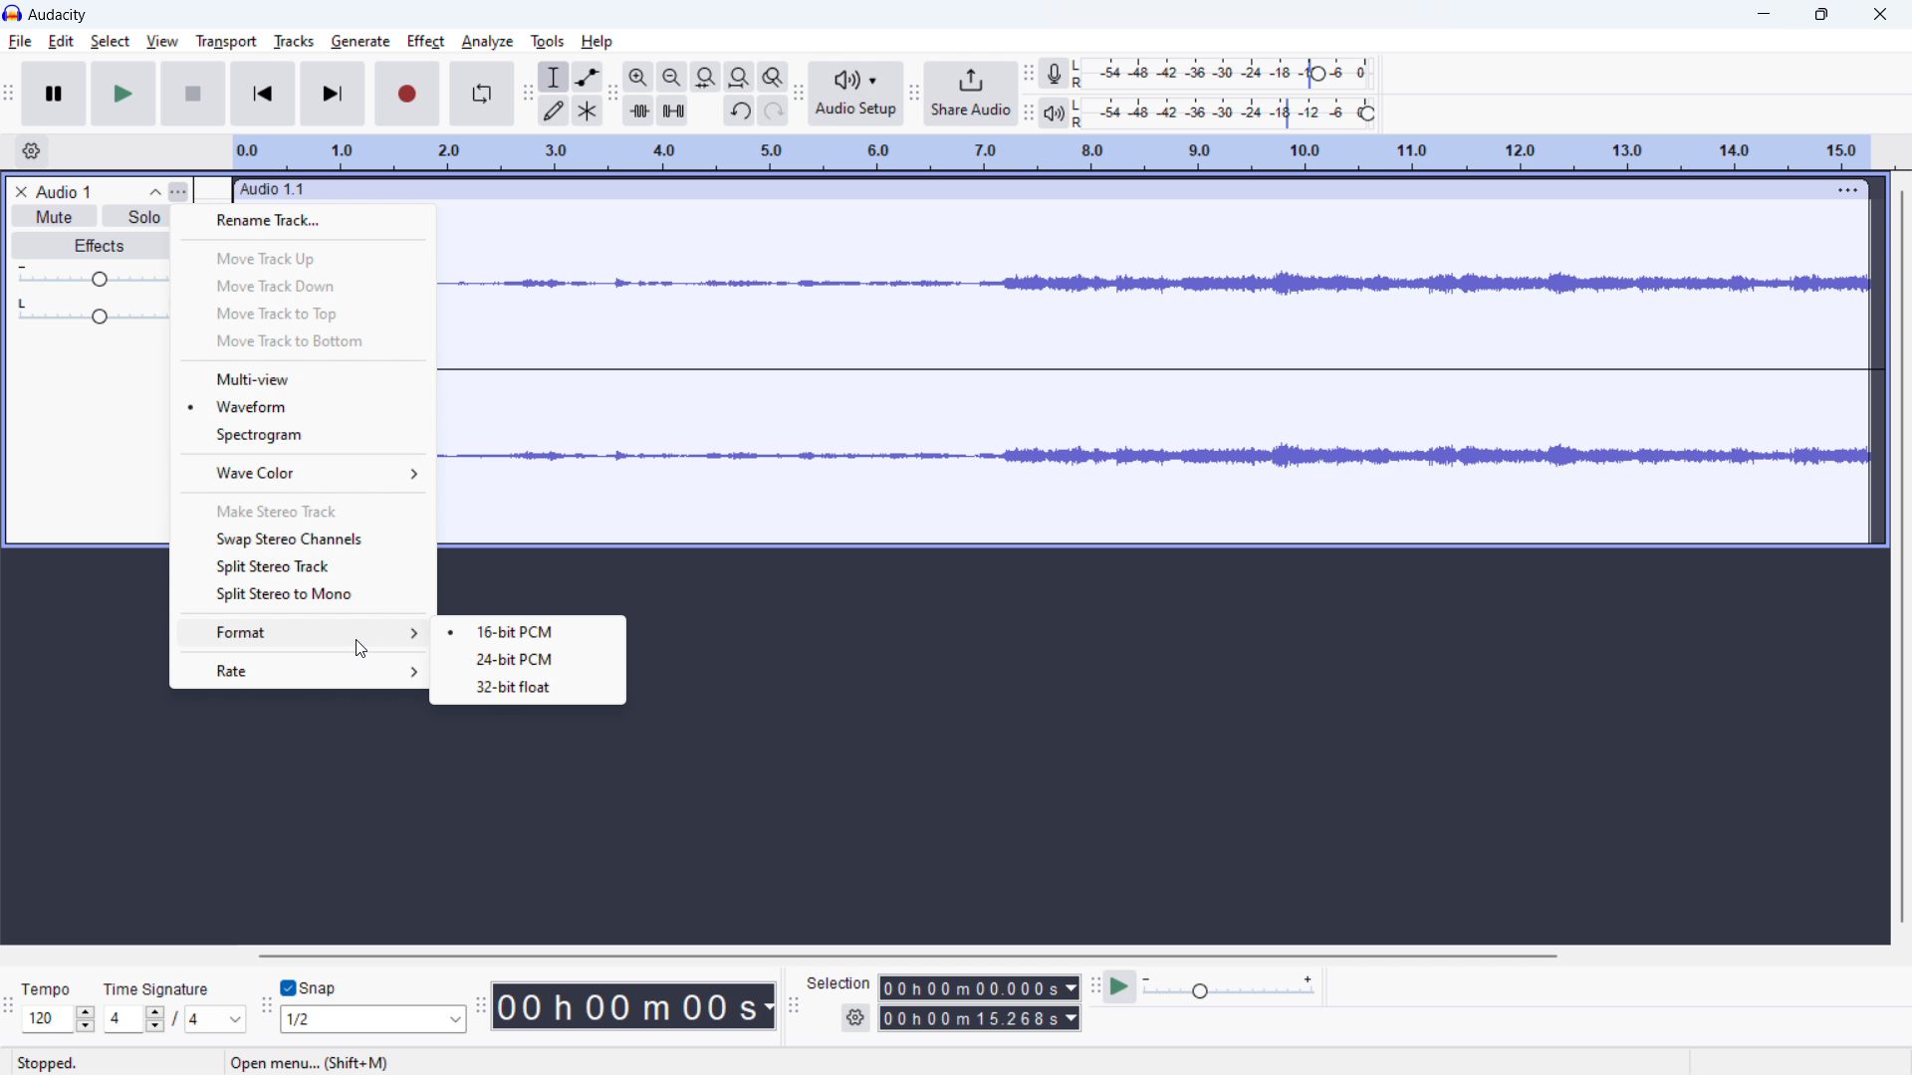 The height and width of the screenshot is (1075, 1912). I want to click on analyze, so click(487, 43).